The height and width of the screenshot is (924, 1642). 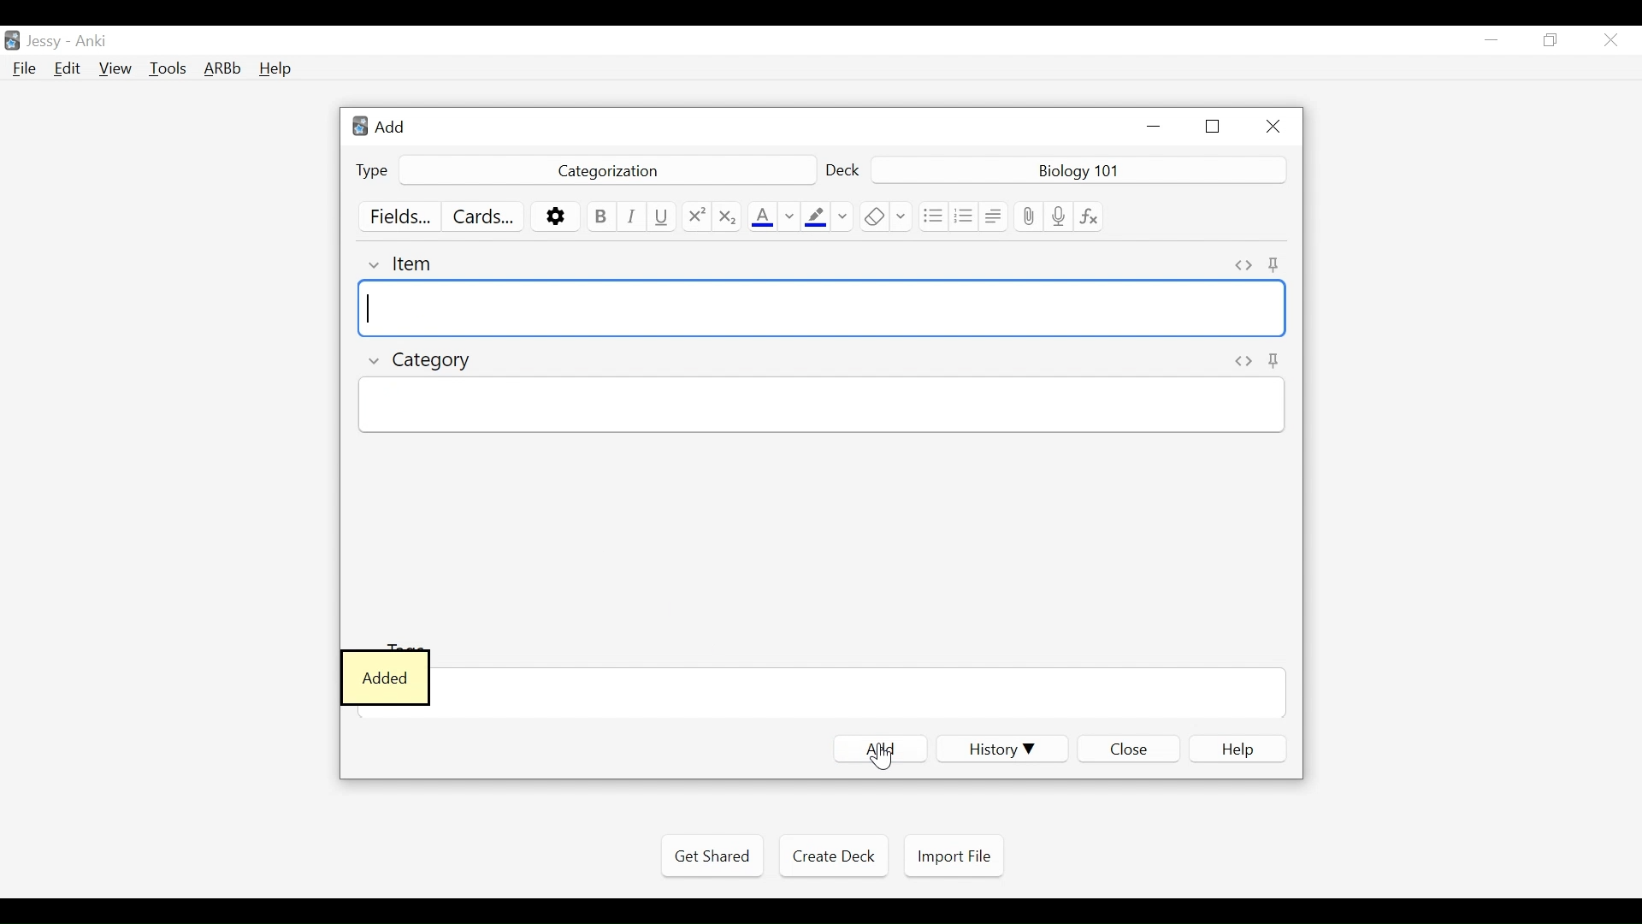 What do you see at coordinates (933, 216) in the screenshot?
I see `Unordered list` at bounding box center [933, 216].